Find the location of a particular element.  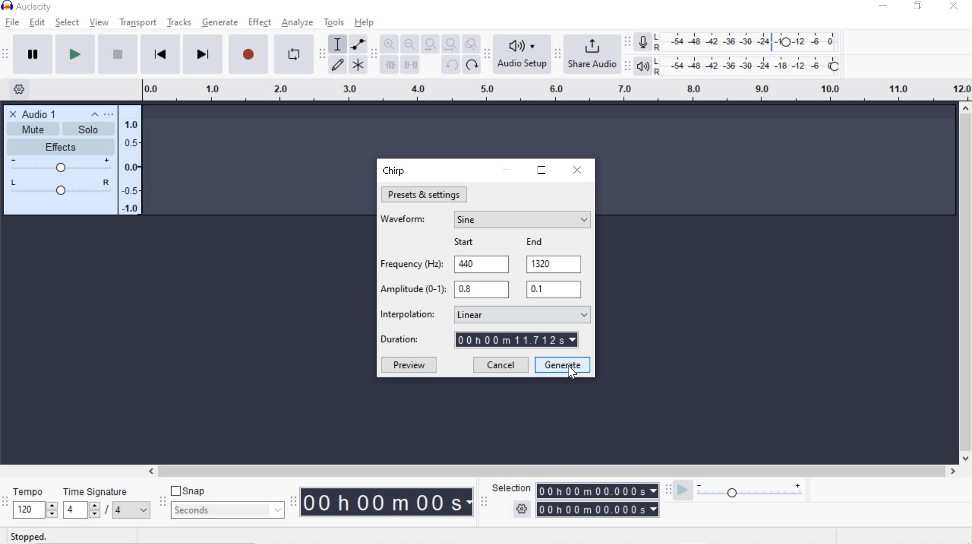

Mute is located at coordinates (34, 129).